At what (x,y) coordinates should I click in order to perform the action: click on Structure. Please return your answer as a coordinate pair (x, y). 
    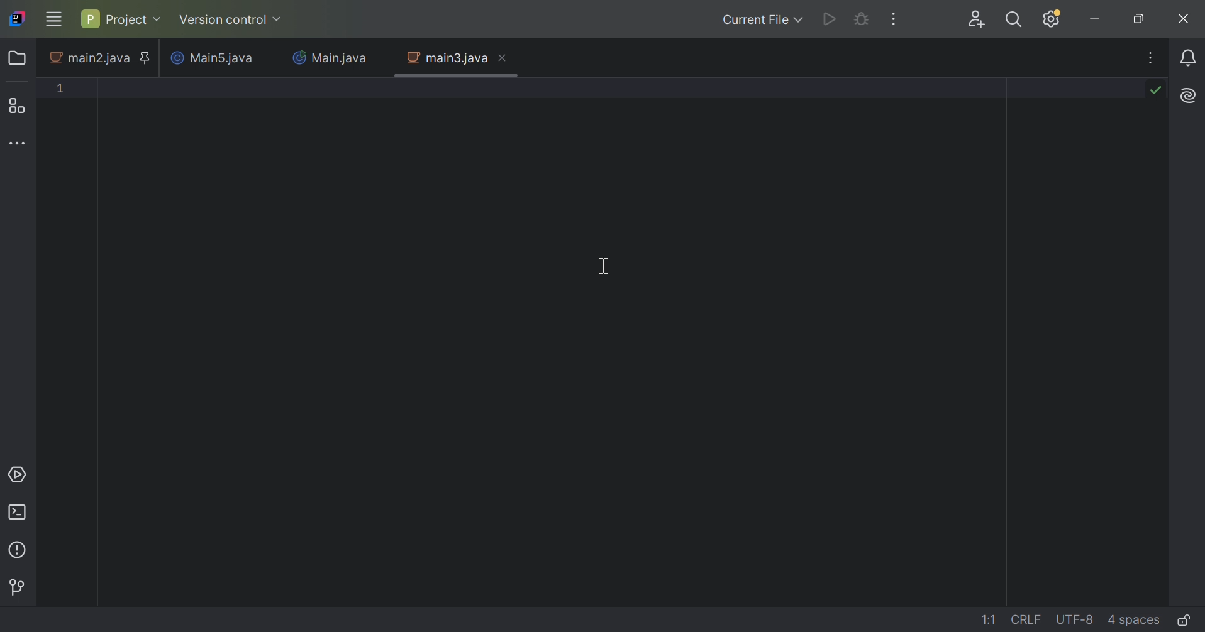
    Looking at the image, I should click on (14, 106).